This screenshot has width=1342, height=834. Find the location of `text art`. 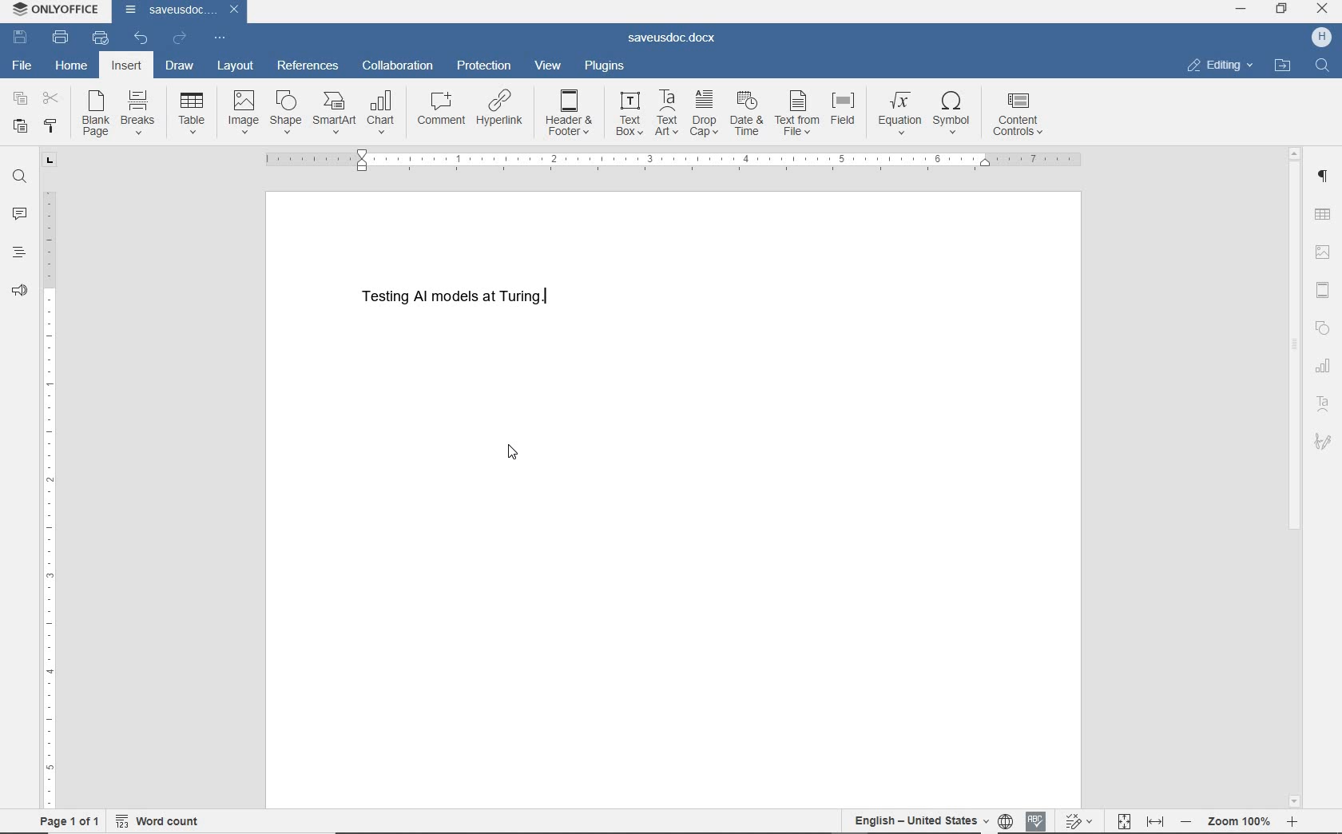

text art is located at coordinates (1324, 403).